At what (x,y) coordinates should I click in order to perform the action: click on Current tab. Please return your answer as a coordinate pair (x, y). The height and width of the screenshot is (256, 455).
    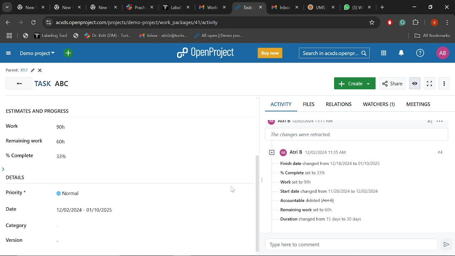
    Looking at the image, I should click on (245, 8).